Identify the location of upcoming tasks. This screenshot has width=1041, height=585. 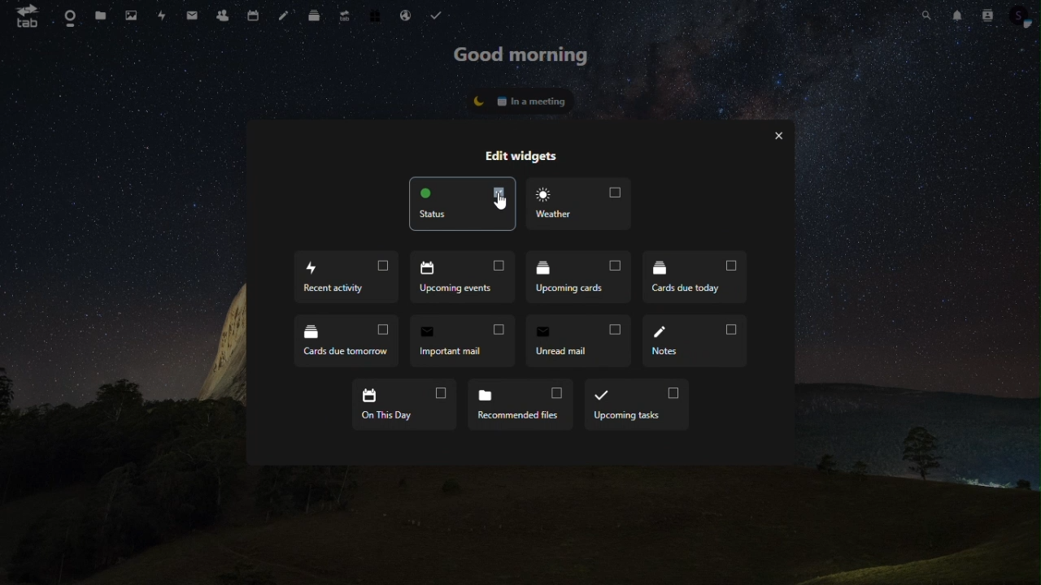
(638, 403).